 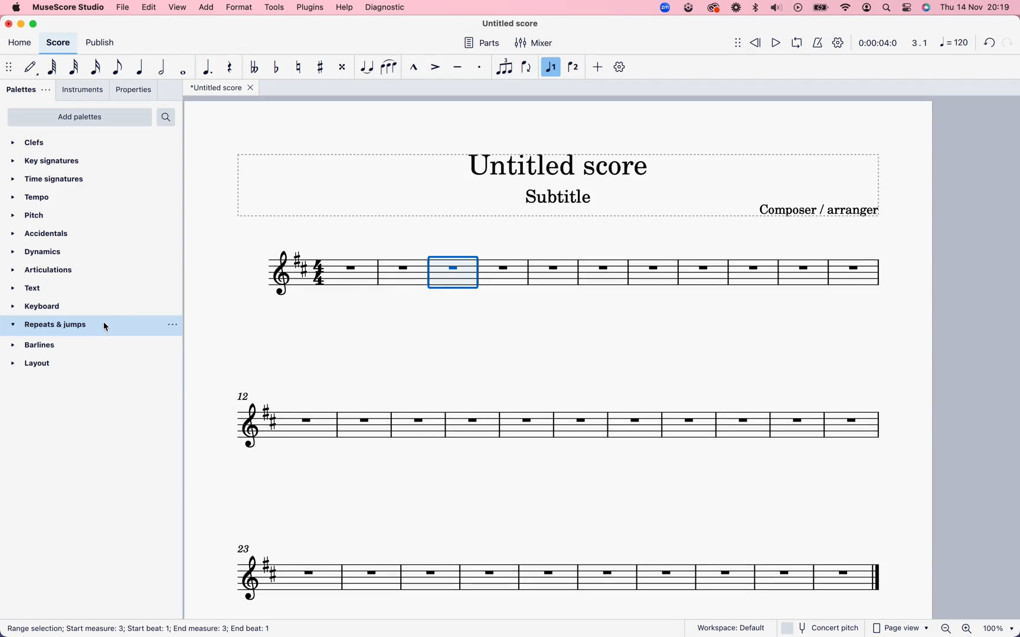 I want to click on diagnostic, so click(x=385, y=7).